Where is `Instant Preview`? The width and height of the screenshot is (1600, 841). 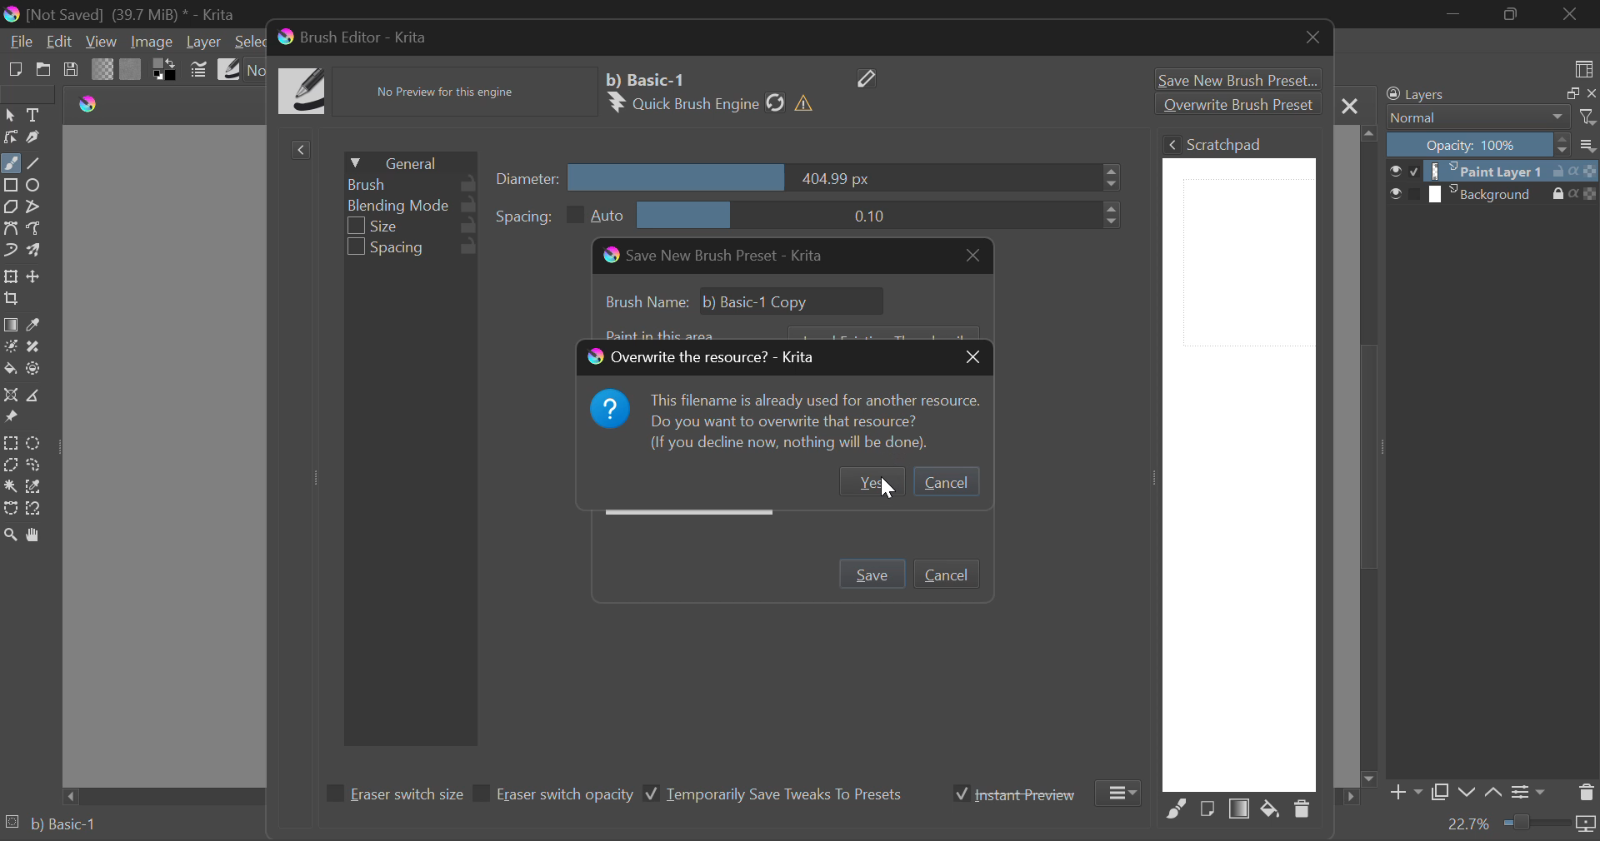 Instant Preview is located at coordinates (1015, 794).